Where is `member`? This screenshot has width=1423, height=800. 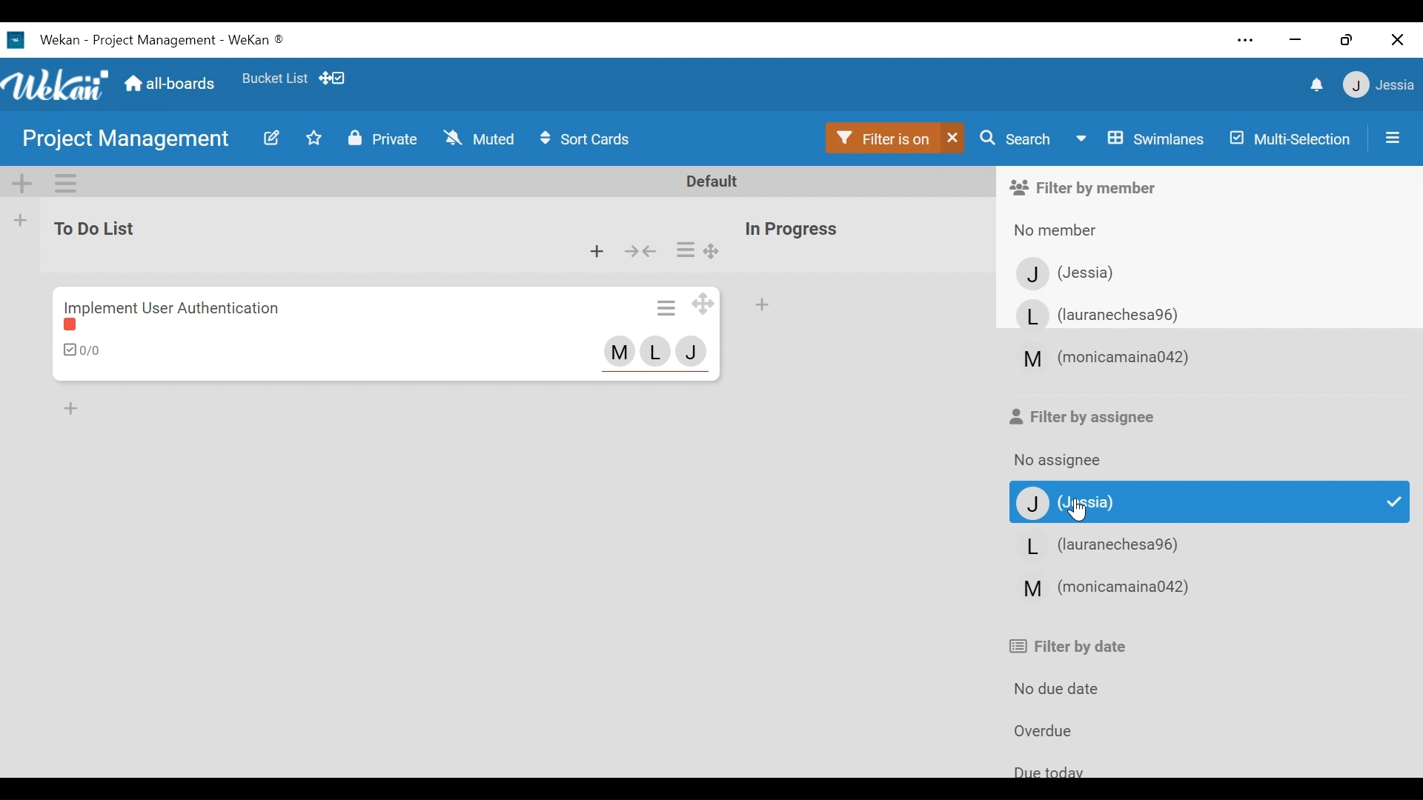
member is located at coordinates (658, 350).